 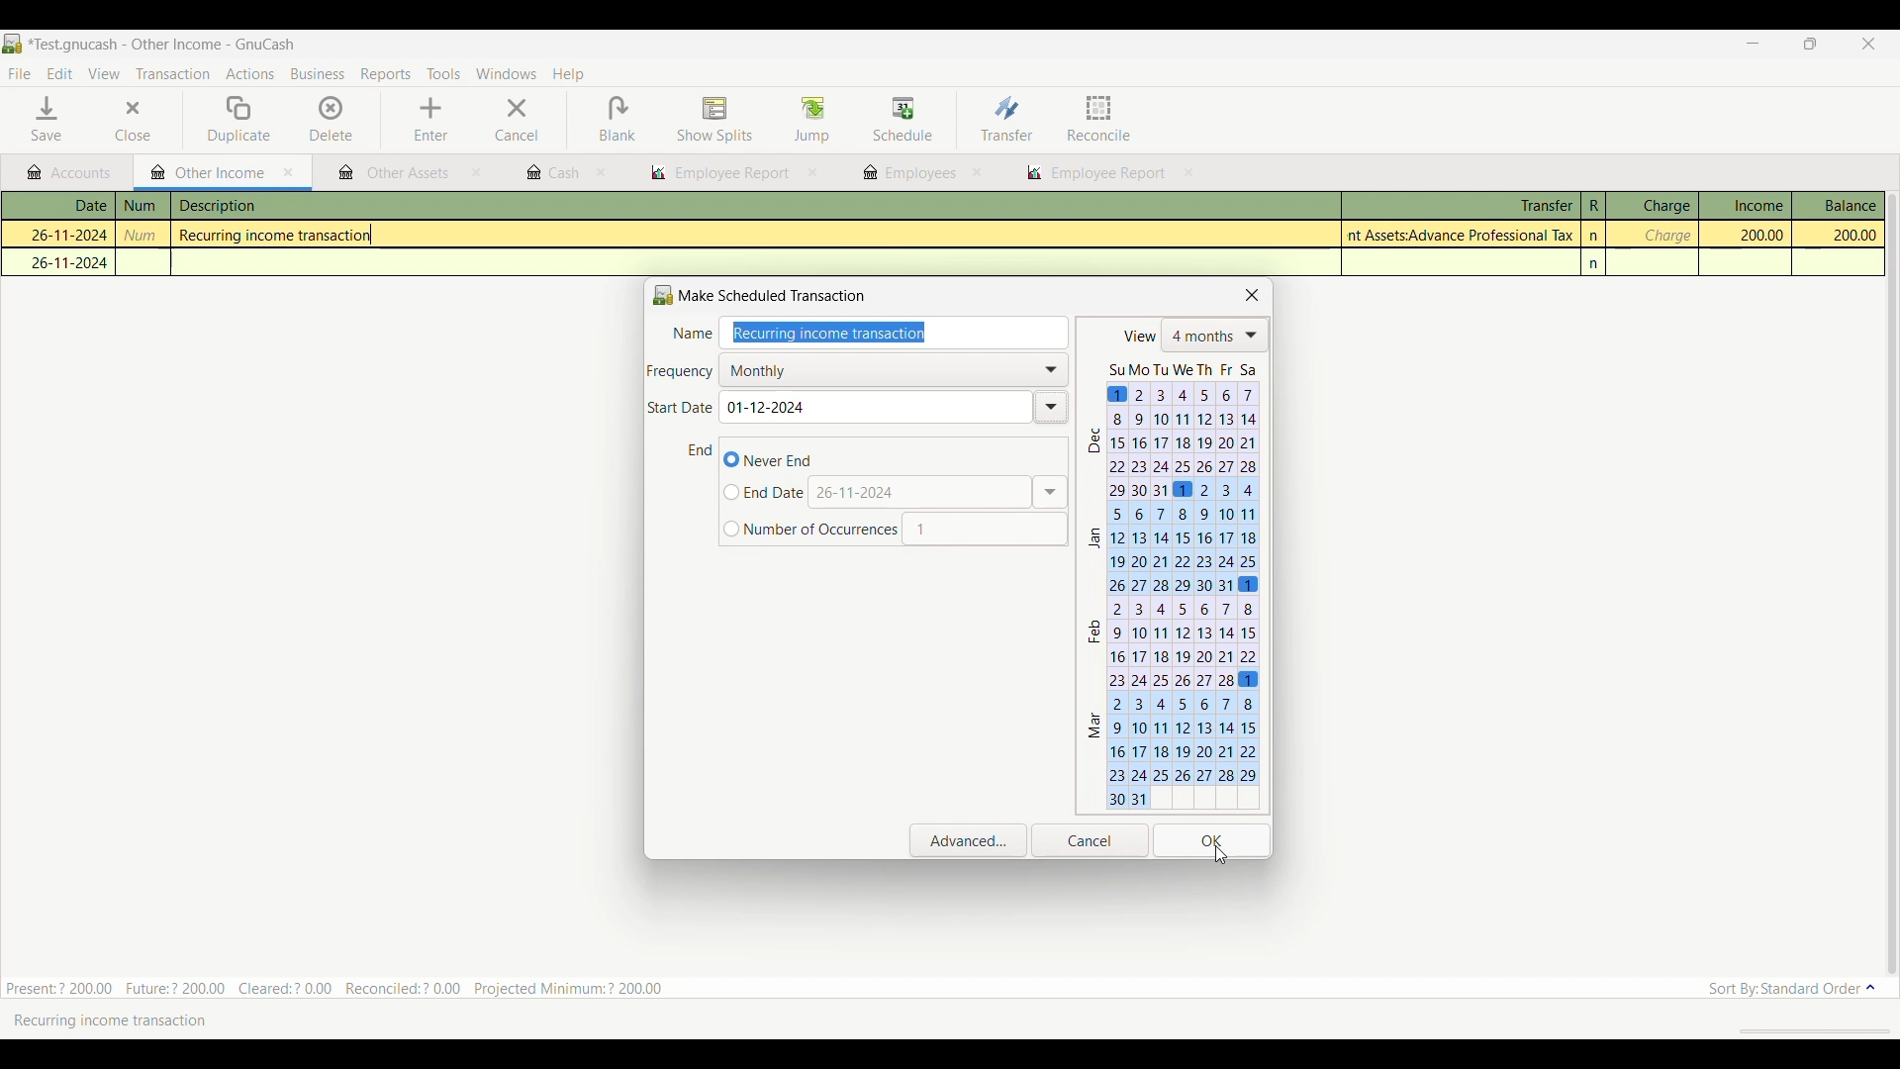 What do you see at coordinates (1137, 337) in the screenshot?
I see `view` at bounding box center [1137, 337].